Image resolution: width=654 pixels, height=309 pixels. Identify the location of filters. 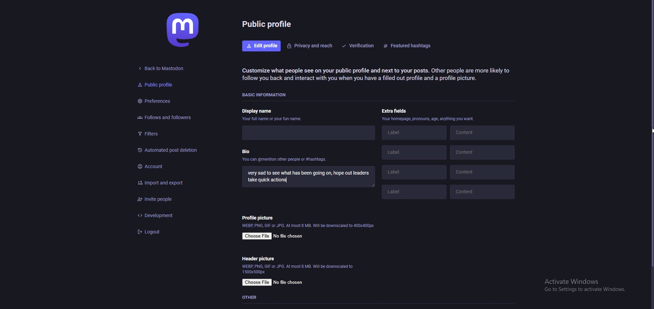
(169, 132).